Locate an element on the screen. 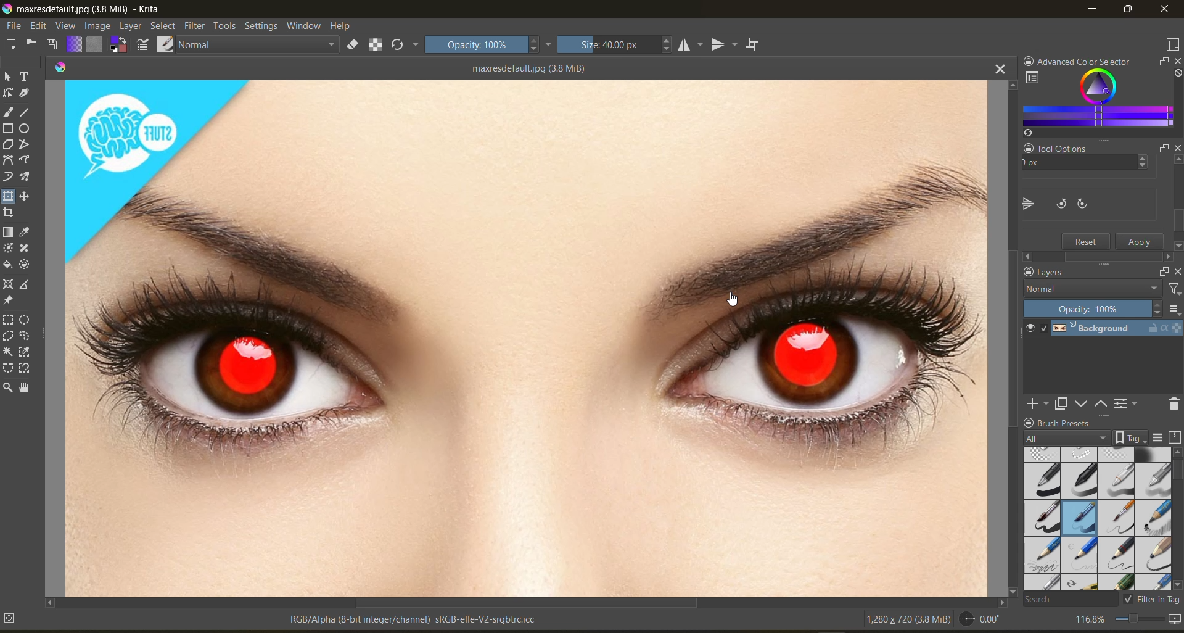 The height and width of the screenshot is (633, 1184). tool is located at coordinates (7, 389).